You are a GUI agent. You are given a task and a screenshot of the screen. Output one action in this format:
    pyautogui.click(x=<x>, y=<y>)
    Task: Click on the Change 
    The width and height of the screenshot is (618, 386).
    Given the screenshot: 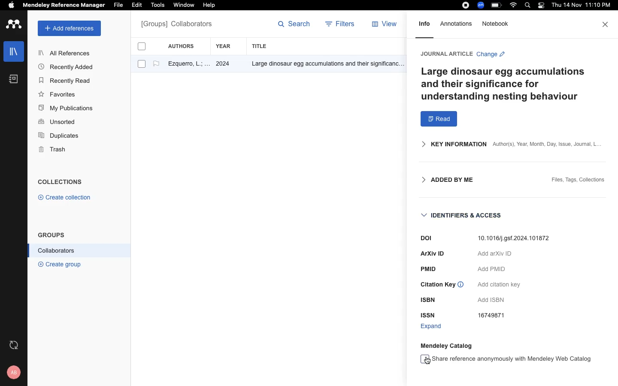 What is the action you would take?
    pyautogui.click(x=491, y=55)
    